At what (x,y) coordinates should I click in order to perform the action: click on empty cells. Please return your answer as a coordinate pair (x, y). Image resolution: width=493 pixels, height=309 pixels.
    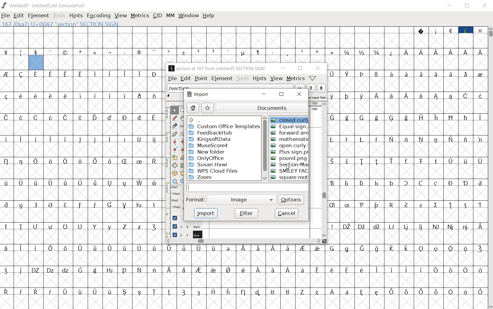
    Looking at the image, I should click on (243, 41).